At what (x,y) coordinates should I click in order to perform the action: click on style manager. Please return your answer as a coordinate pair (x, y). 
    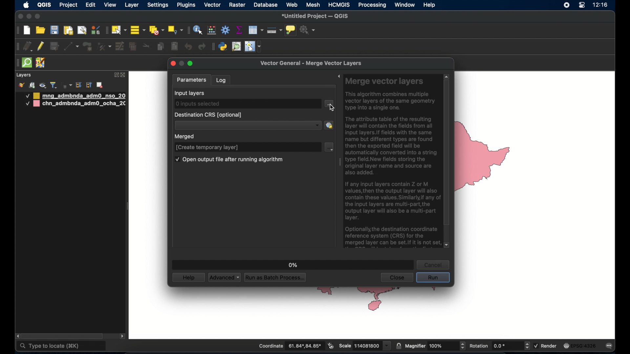
    Looking at the image, I should click on (95, 30).